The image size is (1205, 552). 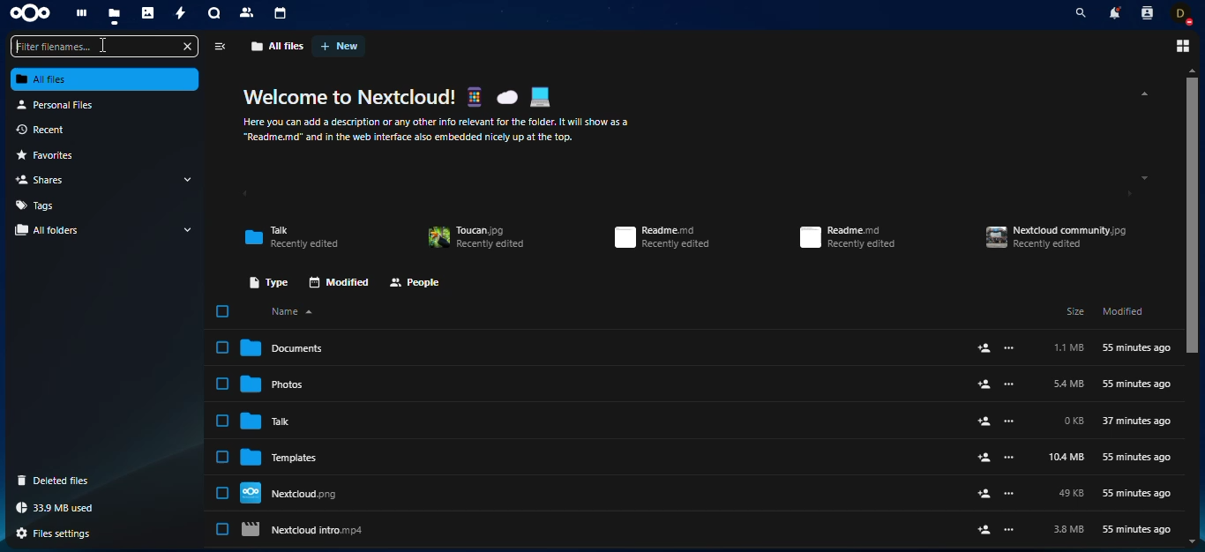 I want to click on Nextdloud.png, so click(x=602, y=492).